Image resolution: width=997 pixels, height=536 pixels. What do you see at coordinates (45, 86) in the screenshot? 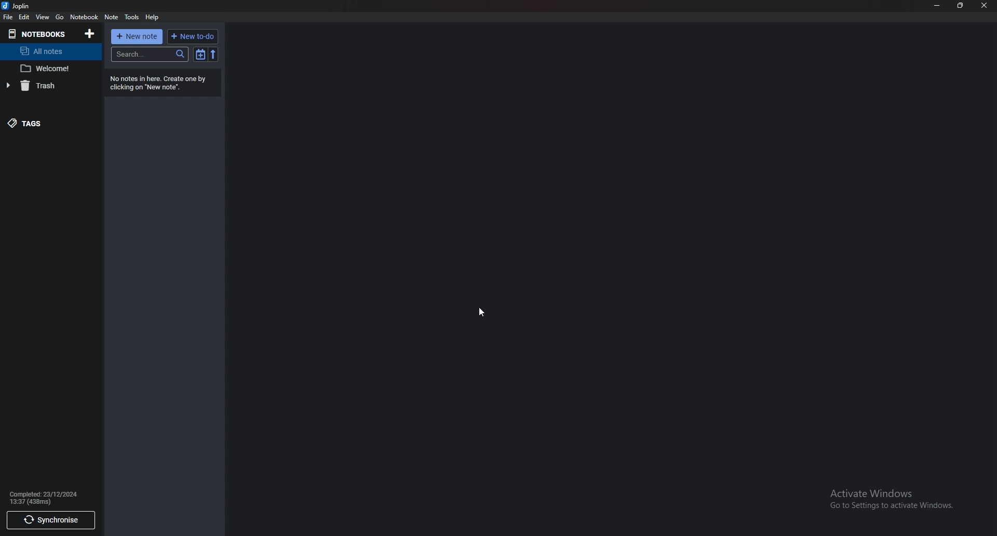
I see `trash` at bounding box center [45, 86].